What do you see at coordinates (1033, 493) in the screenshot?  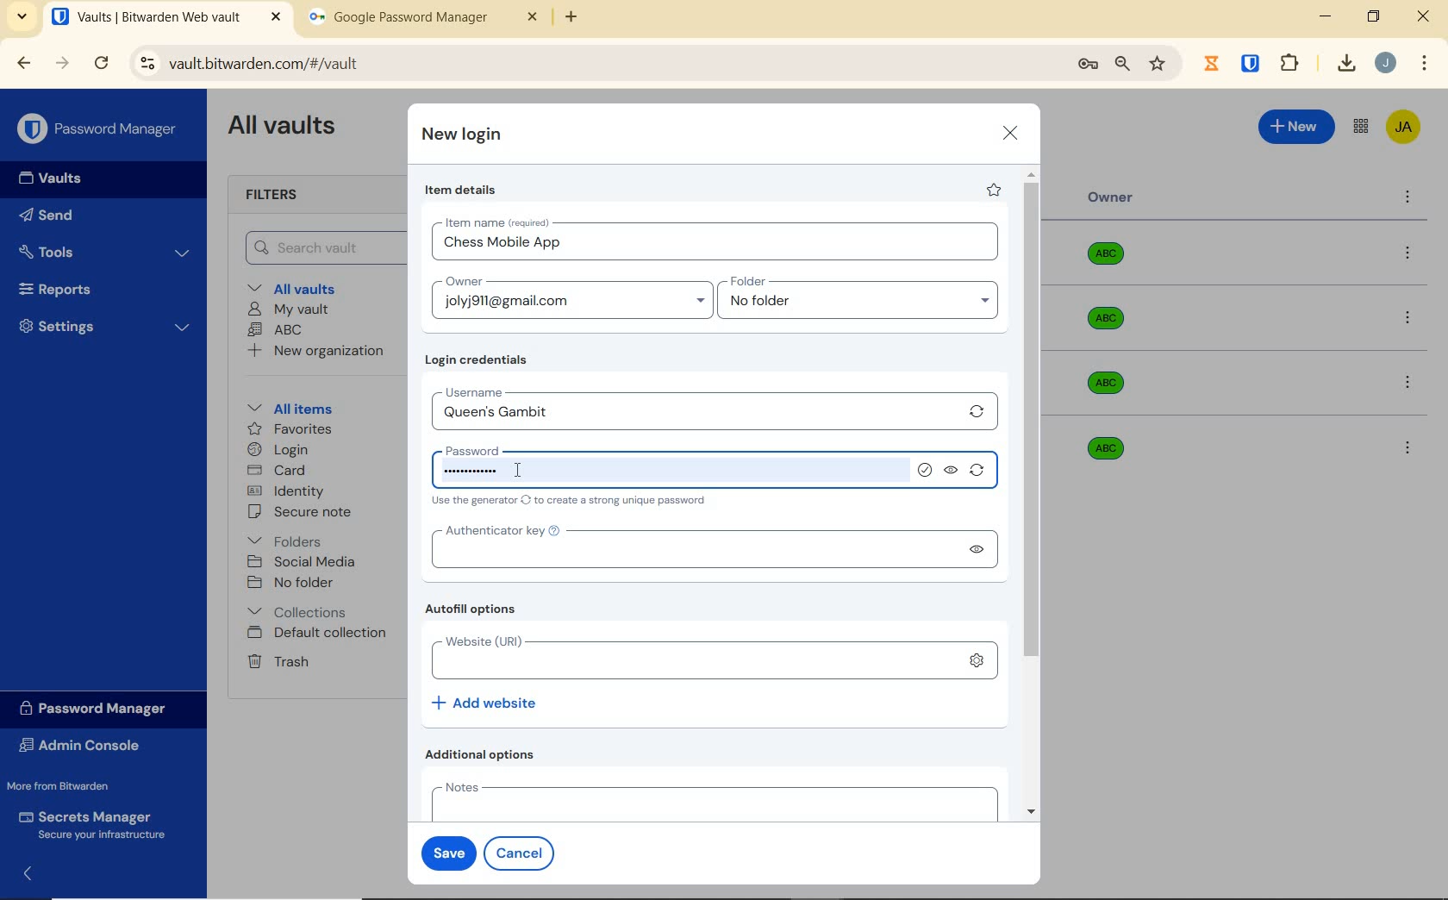 I see `scrollbar` at bounding box center [1033, 493].